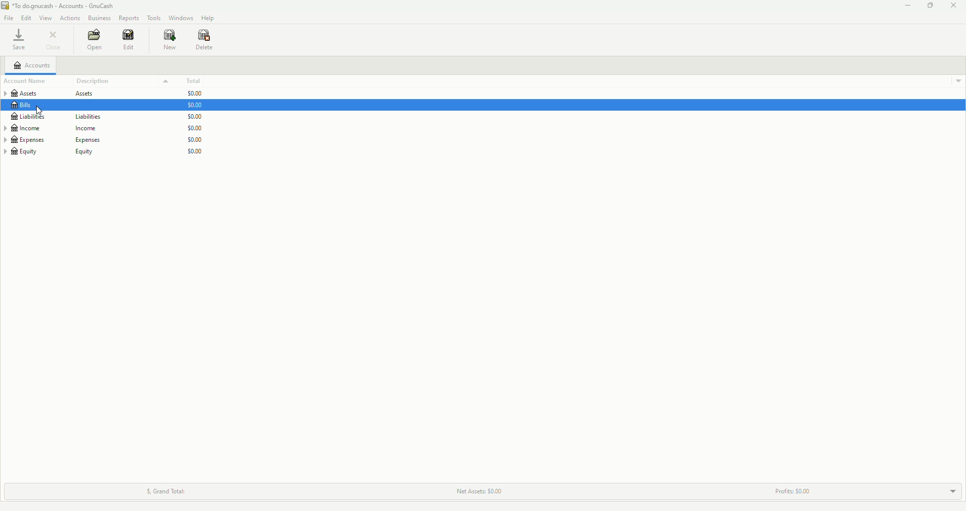 This screenshot has width=966, height=511. What do you see at coordinates (62, 7) in the screenshot?
I see `GnuCash` at bounding box center [62, 7].